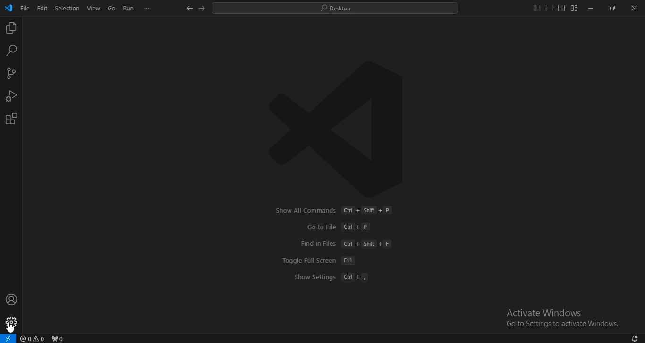 The width and height of the screenshot is (645, 343). What do you see at coordinates (12, 119) in the screenshot?
I see `extension` at bounding box center [12, 119].